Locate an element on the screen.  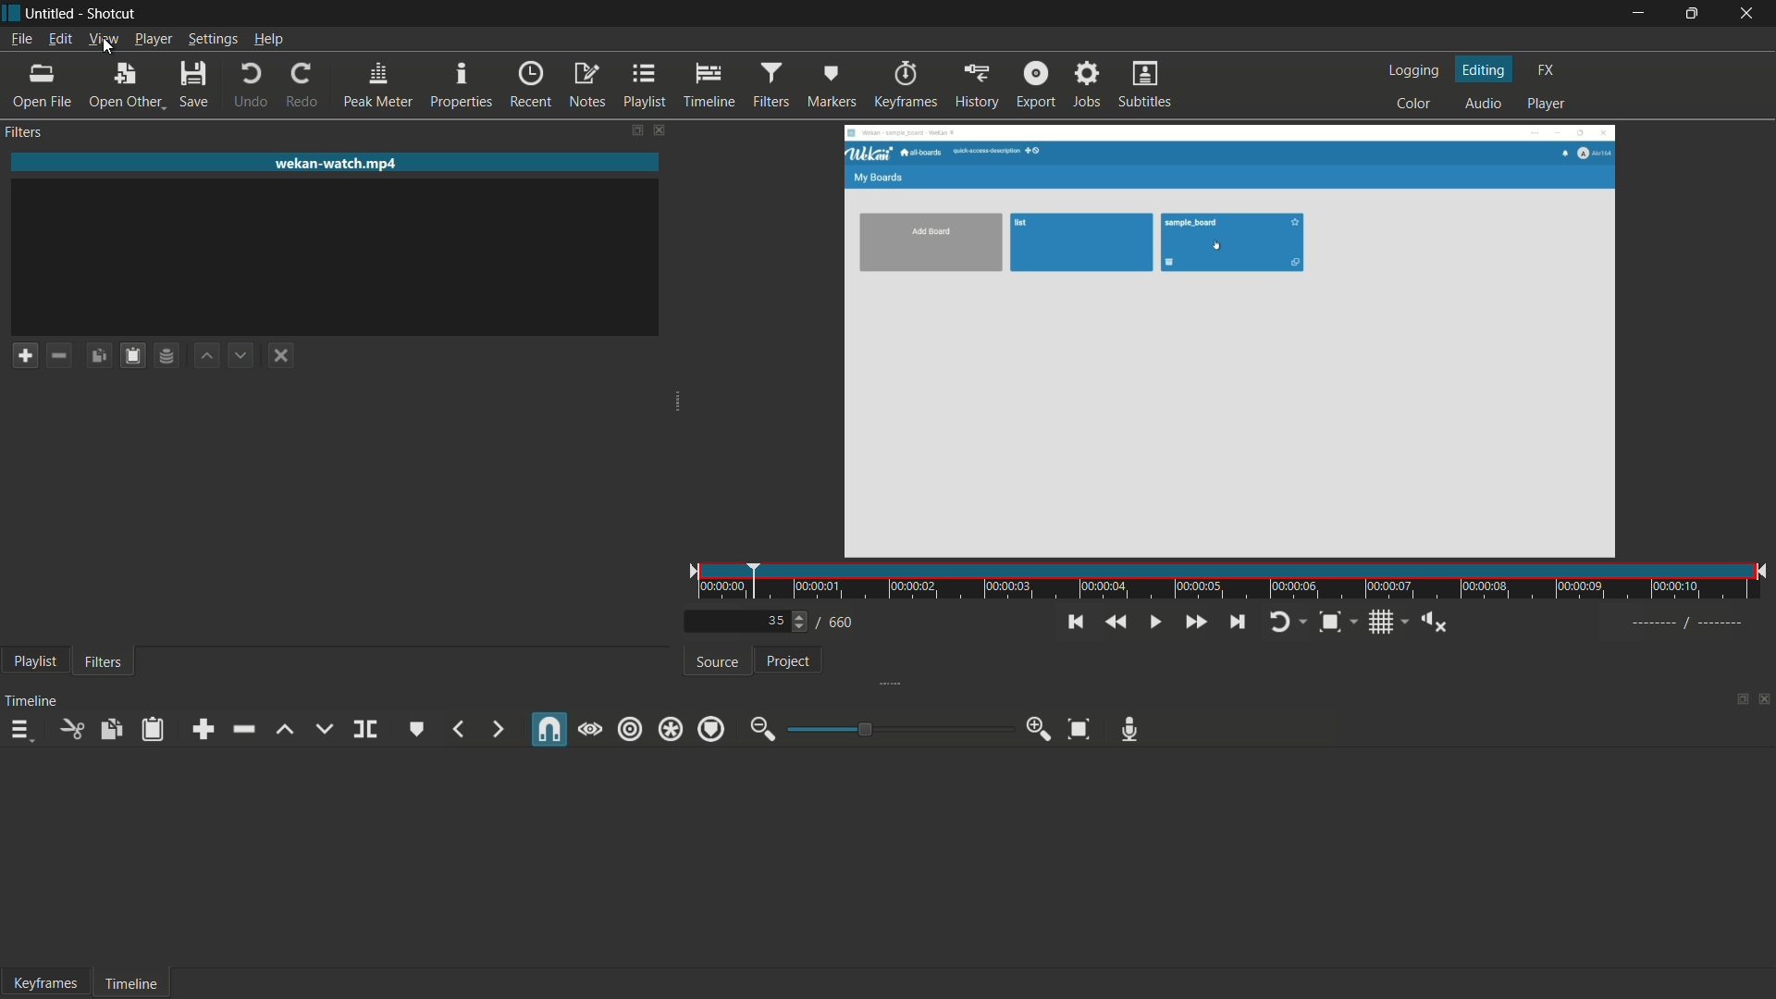
redo is located at coordinates (302, 87).